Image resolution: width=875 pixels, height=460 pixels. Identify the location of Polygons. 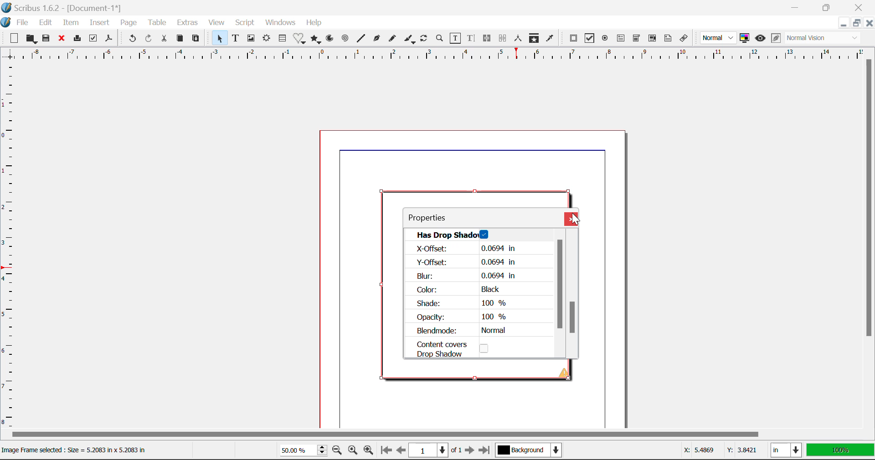
(316, 40).